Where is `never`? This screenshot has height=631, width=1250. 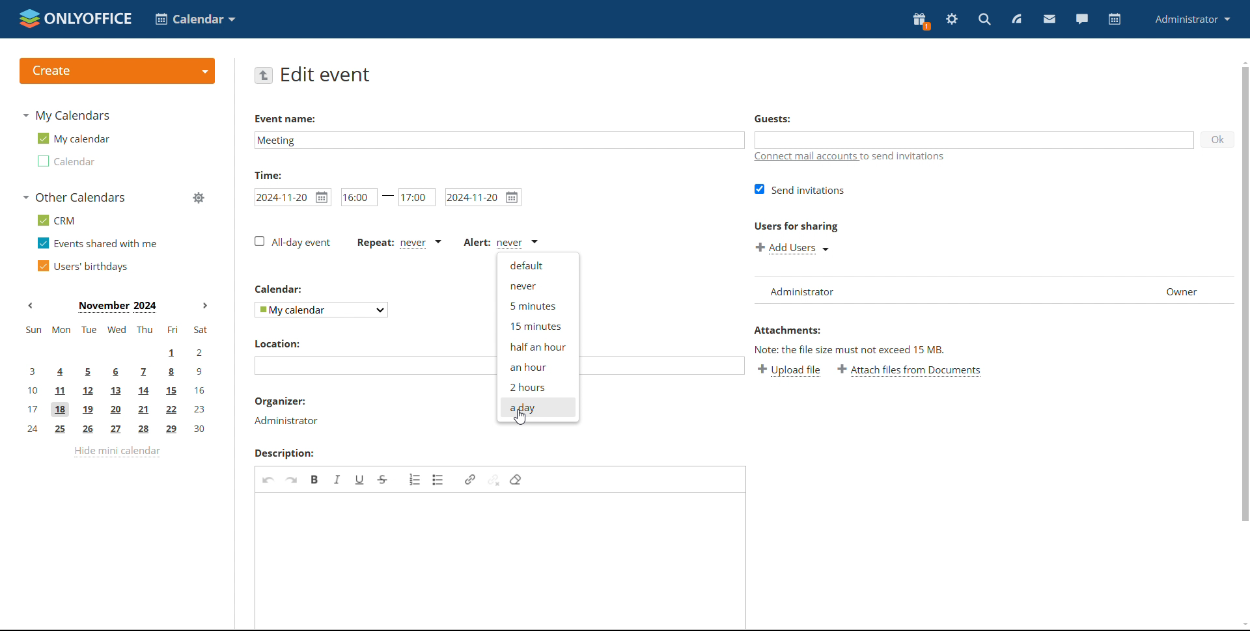
never is located at coordinates (538, 284).